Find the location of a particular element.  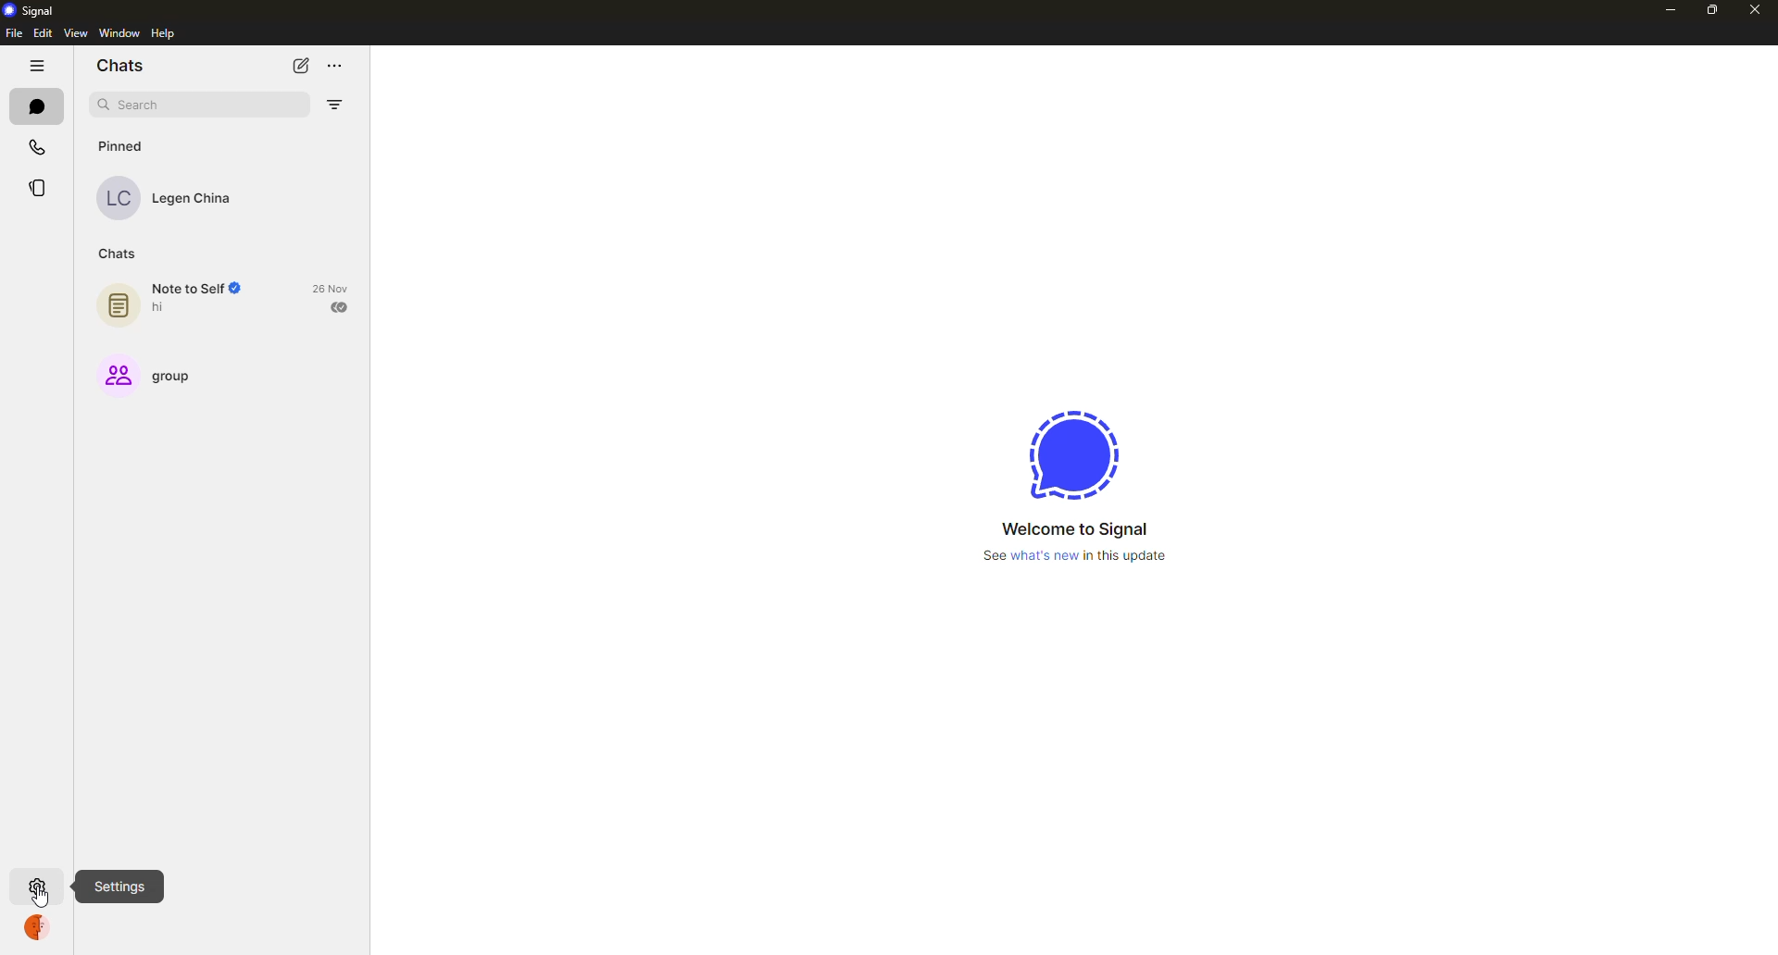

cursor is located at coordinates (41, 894).